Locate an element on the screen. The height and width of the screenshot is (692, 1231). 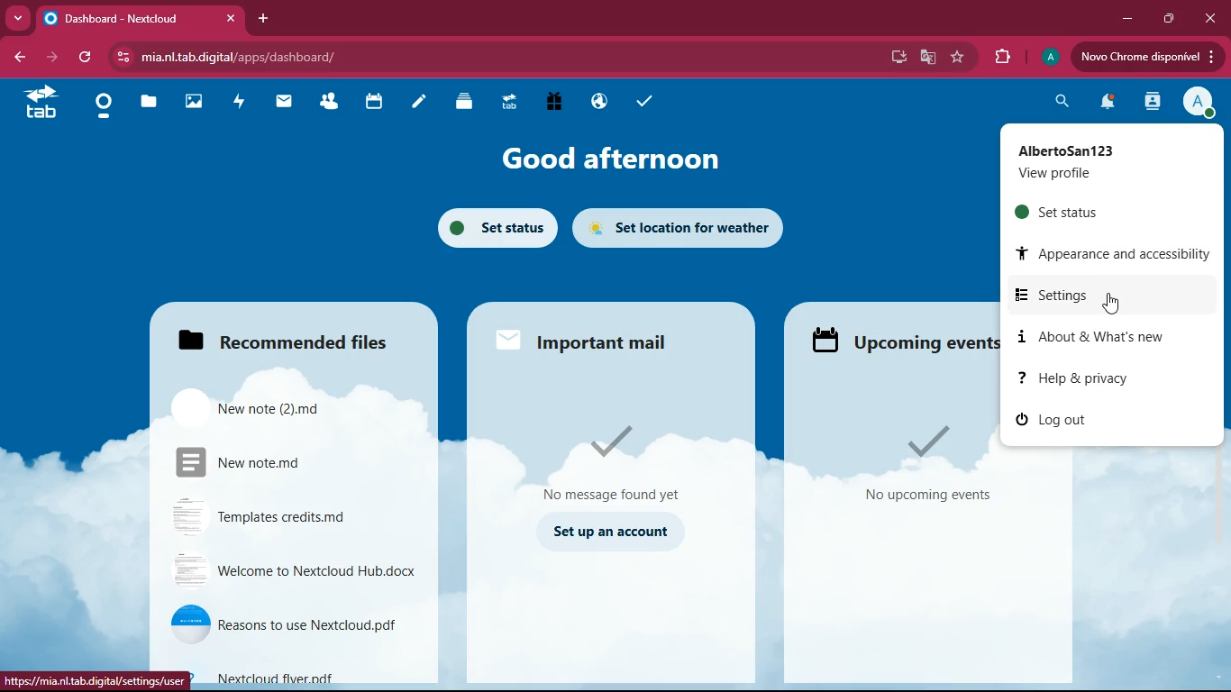
activity is located at coordinates (1153, 105).